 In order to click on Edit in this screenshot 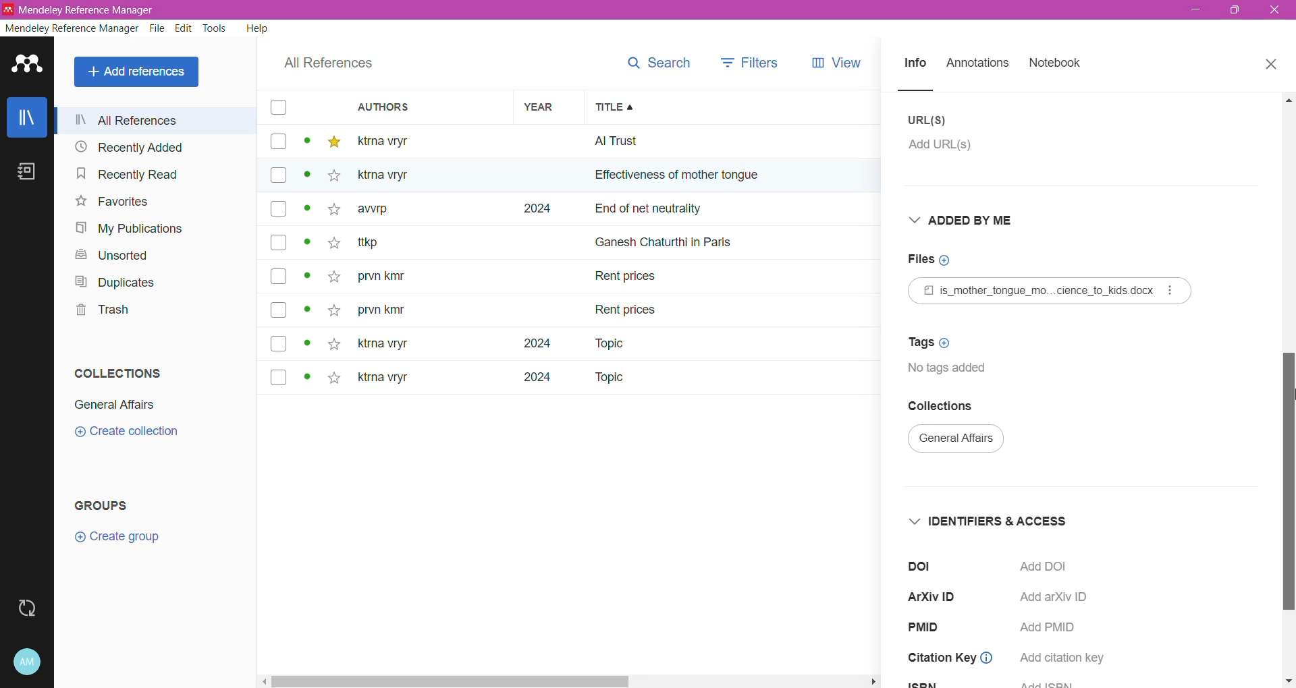, I will do `click(185, 28)`.